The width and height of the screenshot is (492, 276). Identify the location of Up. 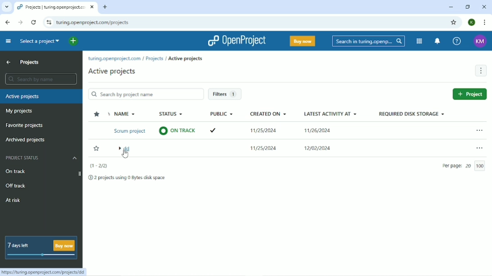
(9, 62).